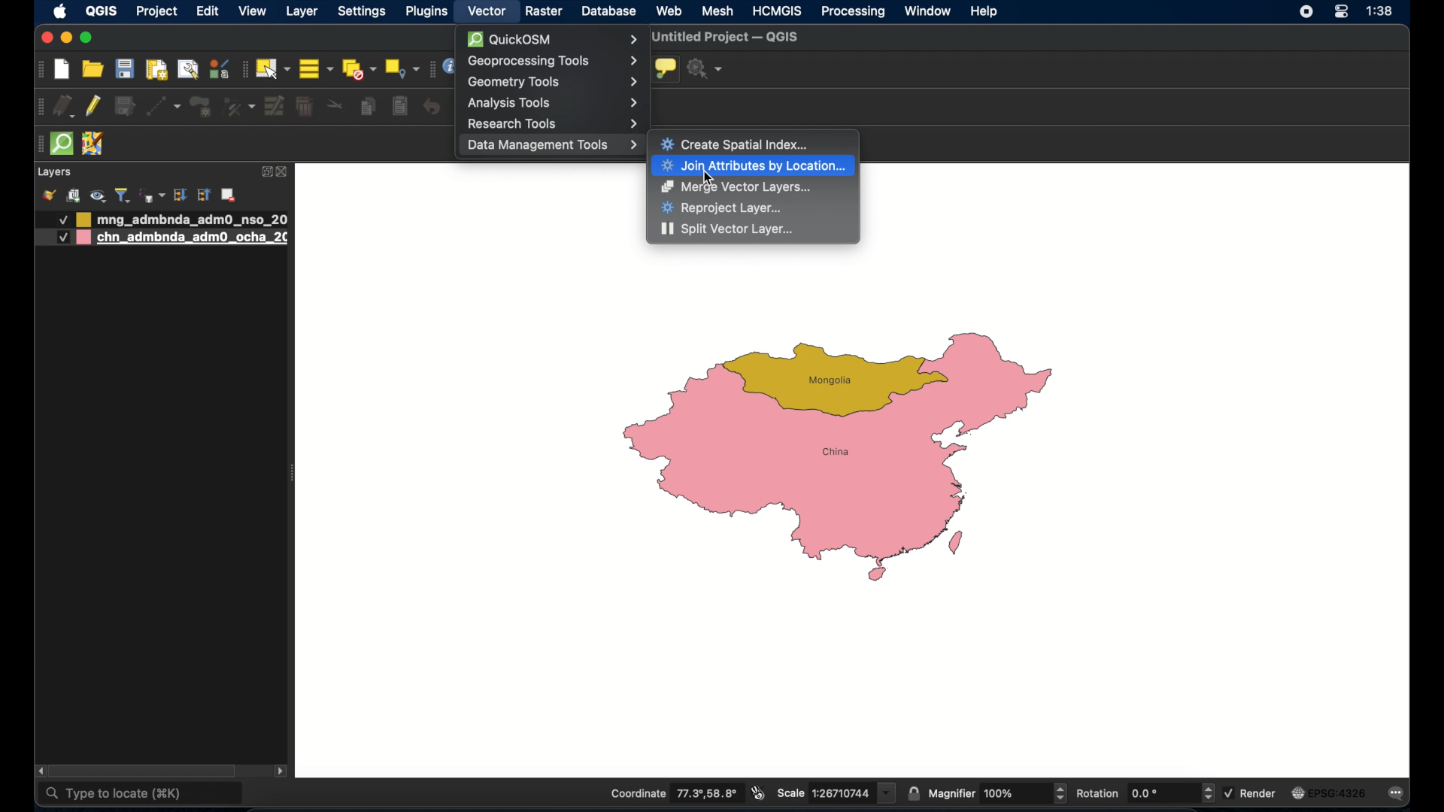 Image resolution: width=1444 pixels, height=812 pixels. What do you see at coordinates (998, 794) in the screenshot?
I see `magnifier` at bounding box center [998, 794].